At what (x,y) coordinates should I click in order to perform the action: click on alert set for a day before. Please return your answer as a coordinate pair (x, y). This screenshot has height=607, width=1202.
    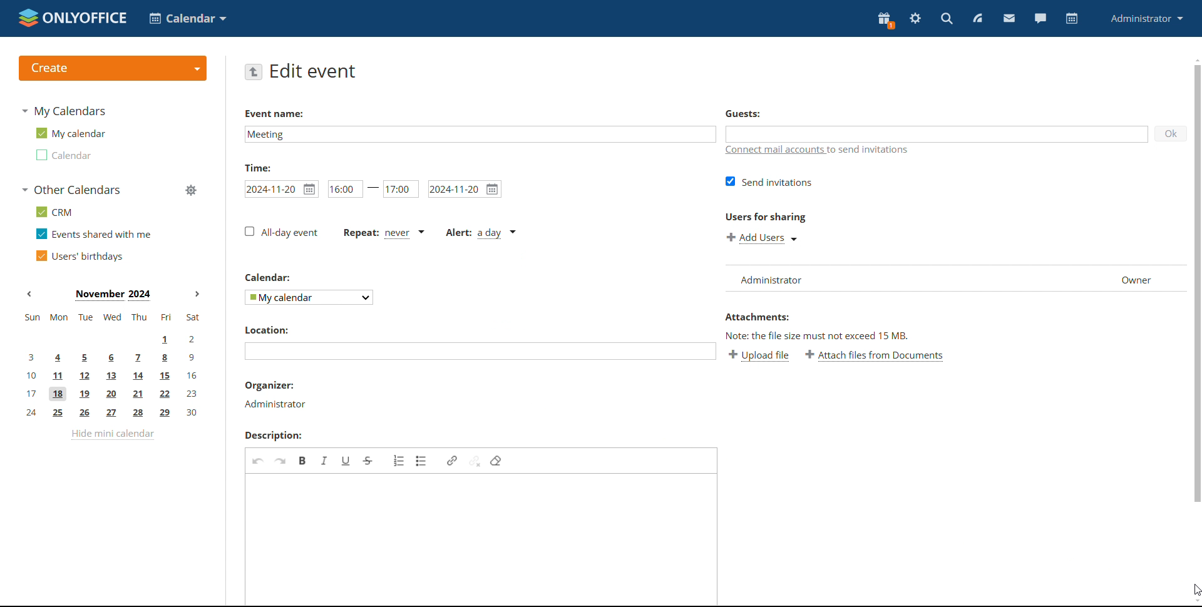
    Looking at the image, I should click on (480, 235).